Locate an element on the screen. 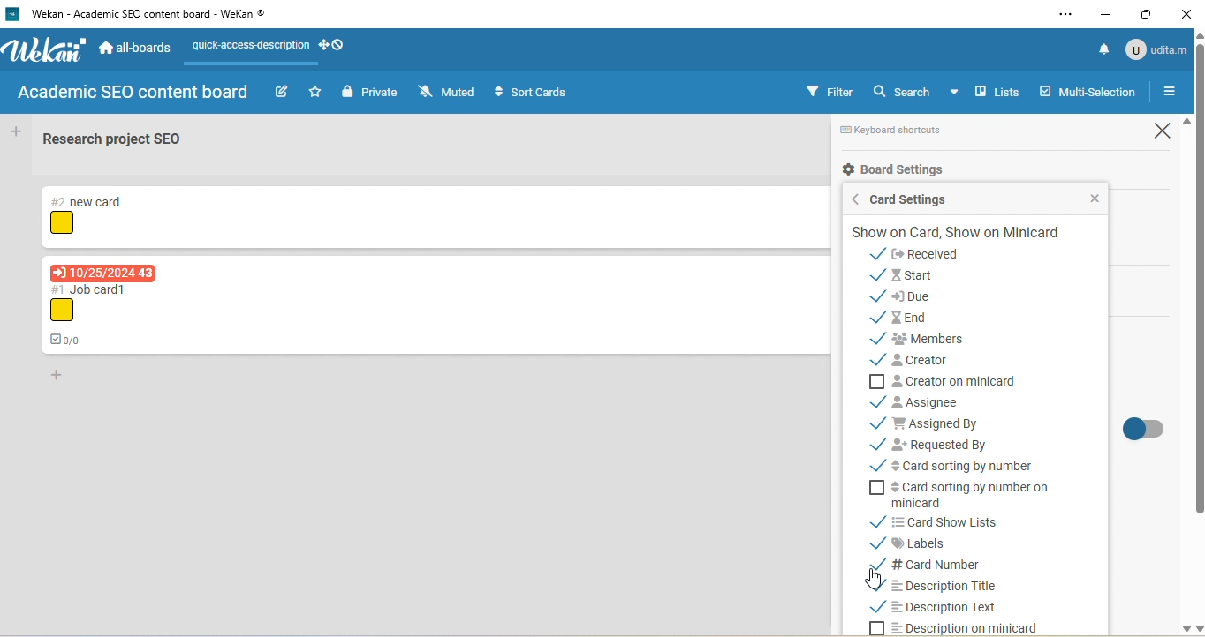 Image resolution: width=1205 pixels, height=637 pixels. line appeared is located at coordinates (259, 64).